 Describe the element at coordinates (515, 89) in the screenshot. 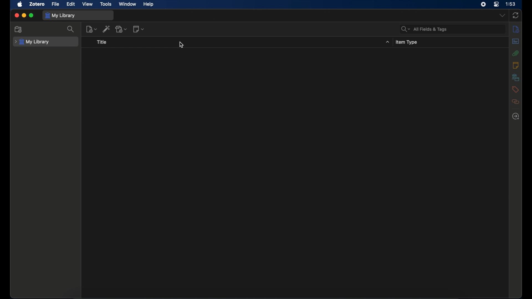

I see `tags` at that location.